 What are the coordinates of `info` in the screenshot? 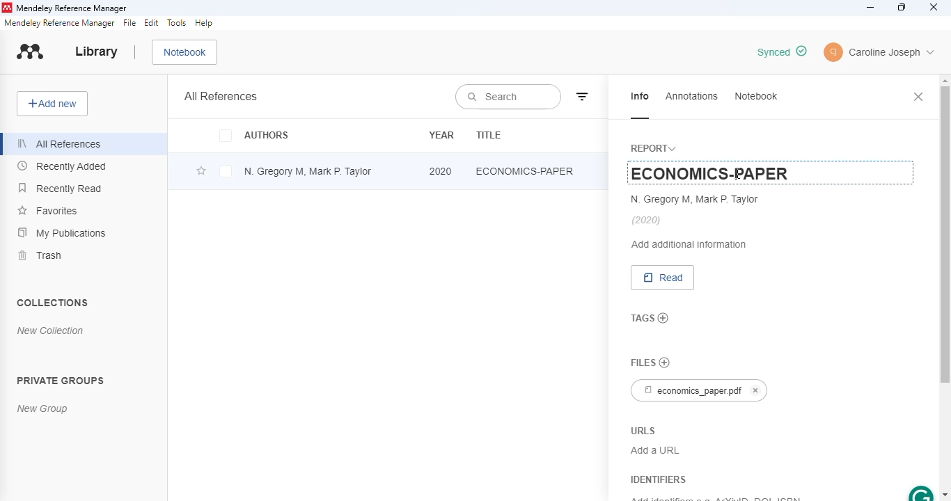 It's located at (640, 97).